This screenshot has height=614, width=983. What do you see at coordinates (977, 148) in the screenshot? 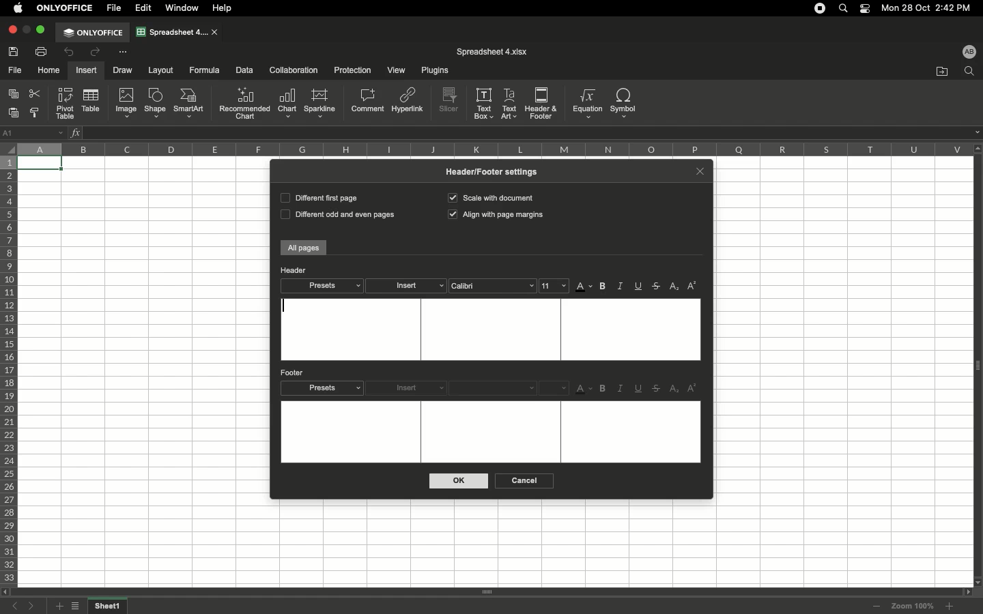
I see `scroll up` at bounding box center [977, 148].